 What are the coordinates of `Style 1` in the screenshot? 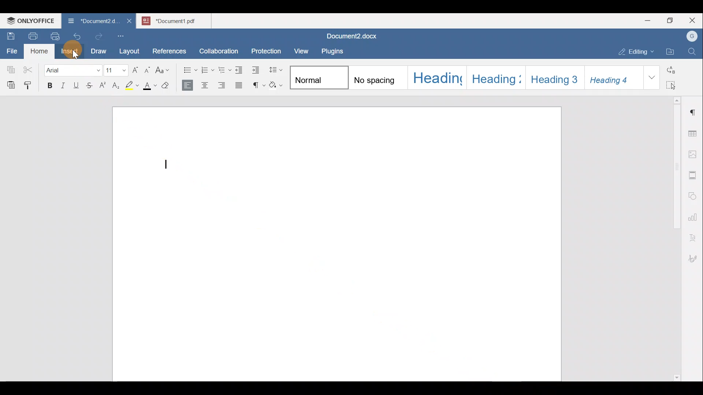 It's located at (318, 76).